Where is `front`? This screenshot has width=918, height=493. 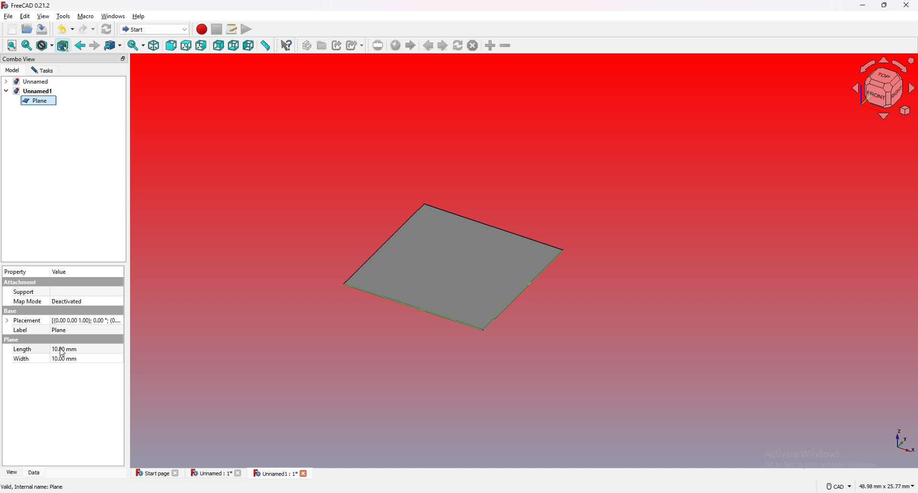 front is located at coordinates (171, 45).